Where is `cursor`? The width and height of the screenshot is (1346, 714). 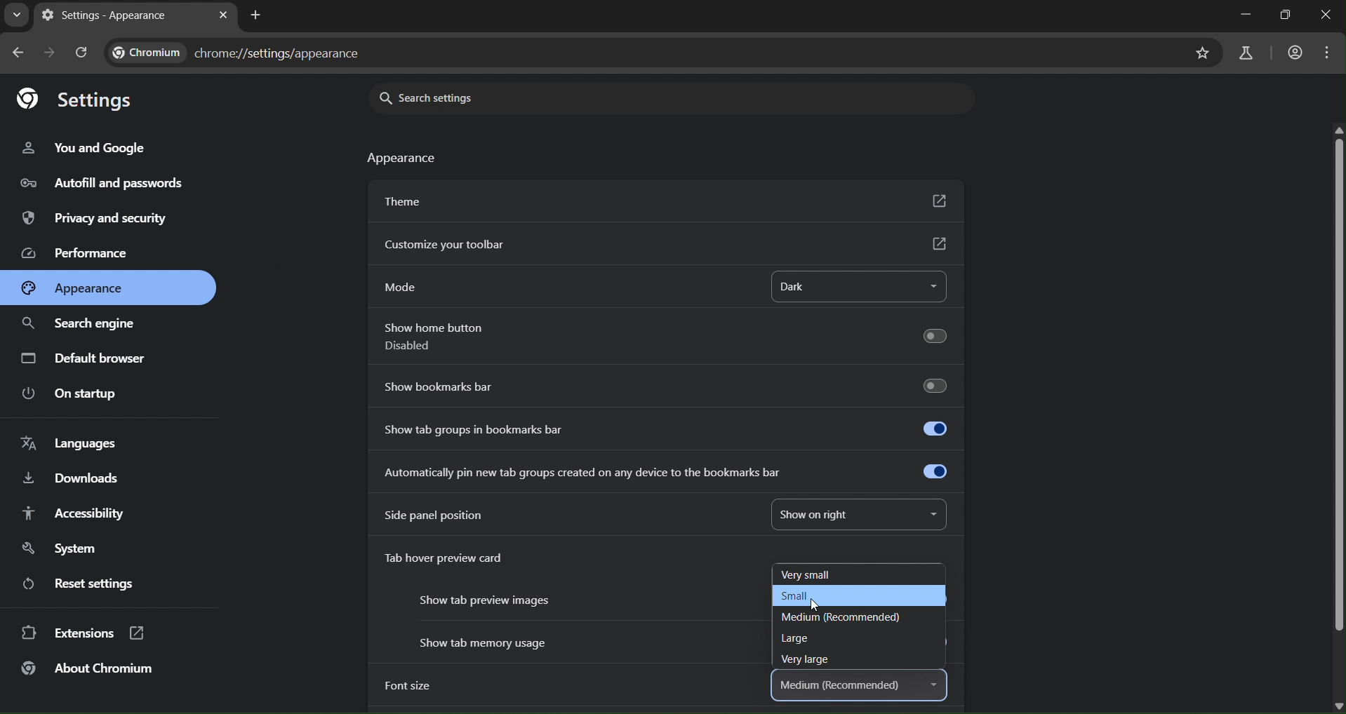
cursor is located at coordinates (817, 608).